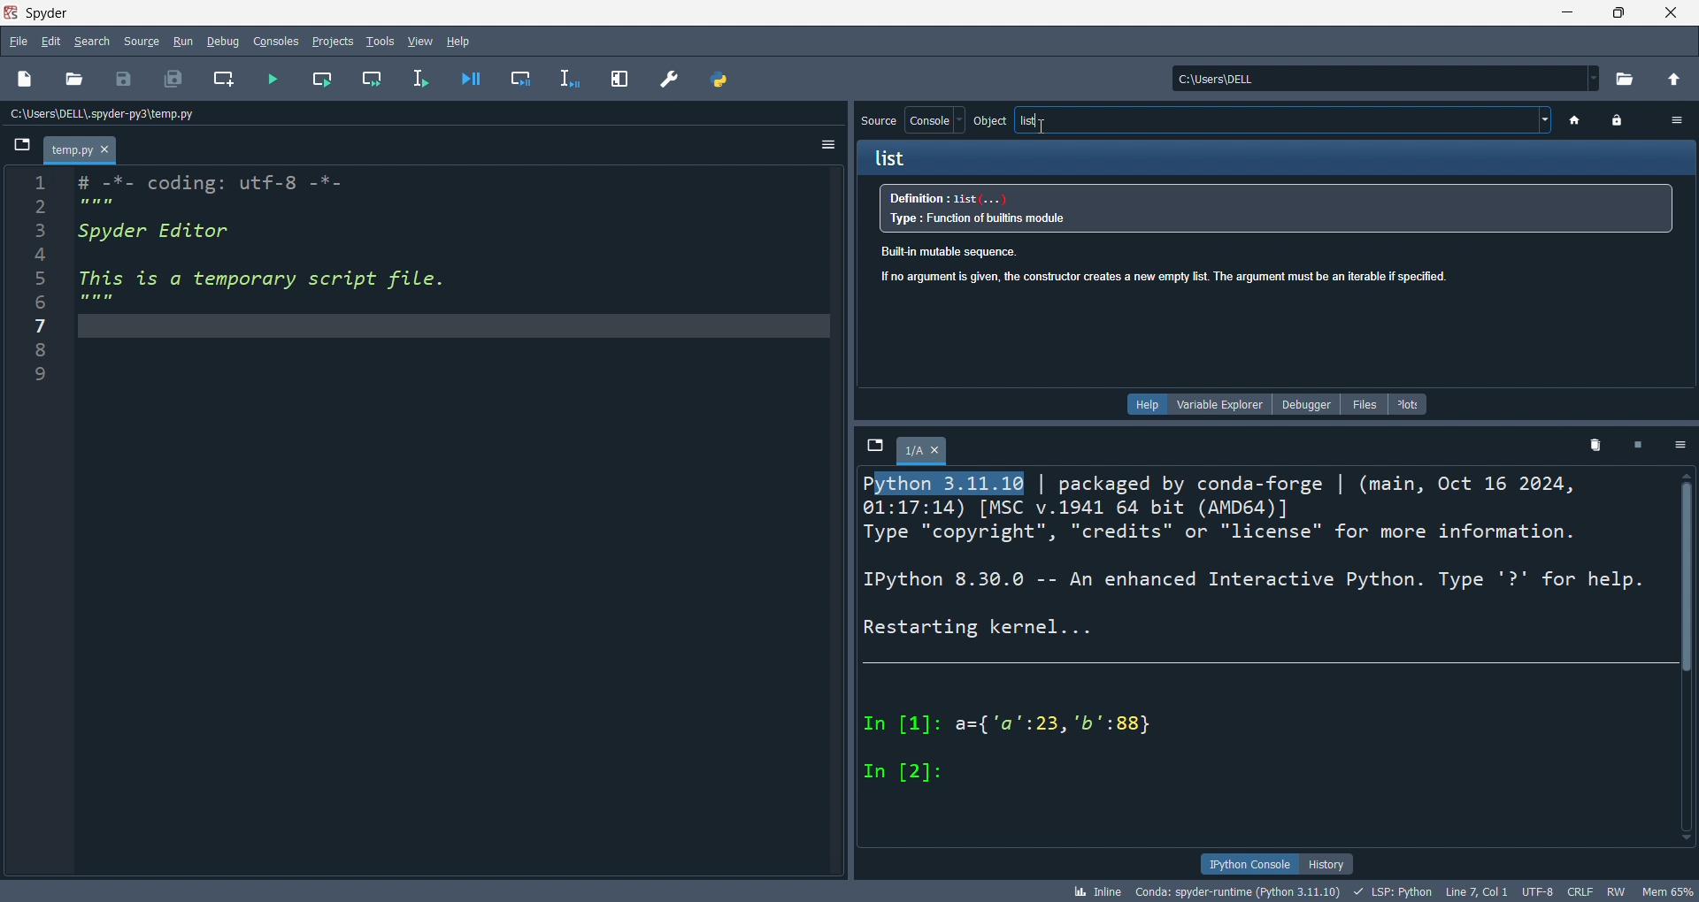 The height and width of the screenshot is (902, 1699). What do you see at coordinates (1375, 81) in the screenshot?
I see `current directory: c:\users\dell` at bounding box center [1375, 81].